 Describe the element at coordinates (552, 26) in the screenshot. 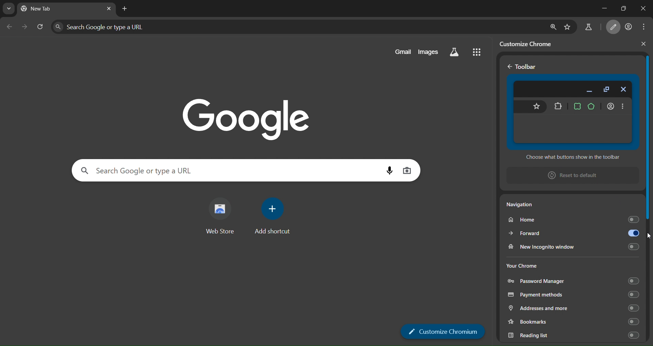

I see `zoom ` at that location.